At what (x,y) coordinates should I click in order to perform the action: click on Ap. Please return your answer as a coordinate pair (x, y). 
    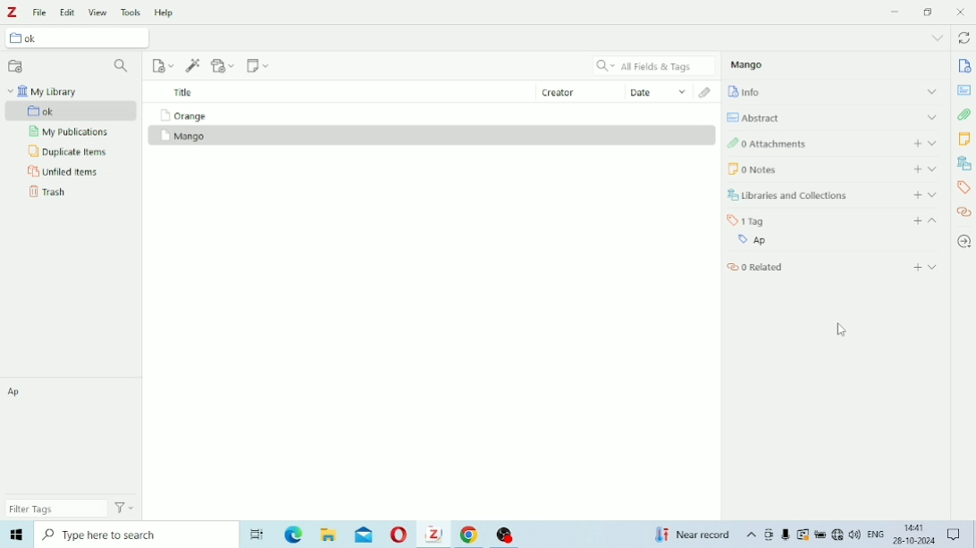
    Looking at the image, I should click on (830, 242).